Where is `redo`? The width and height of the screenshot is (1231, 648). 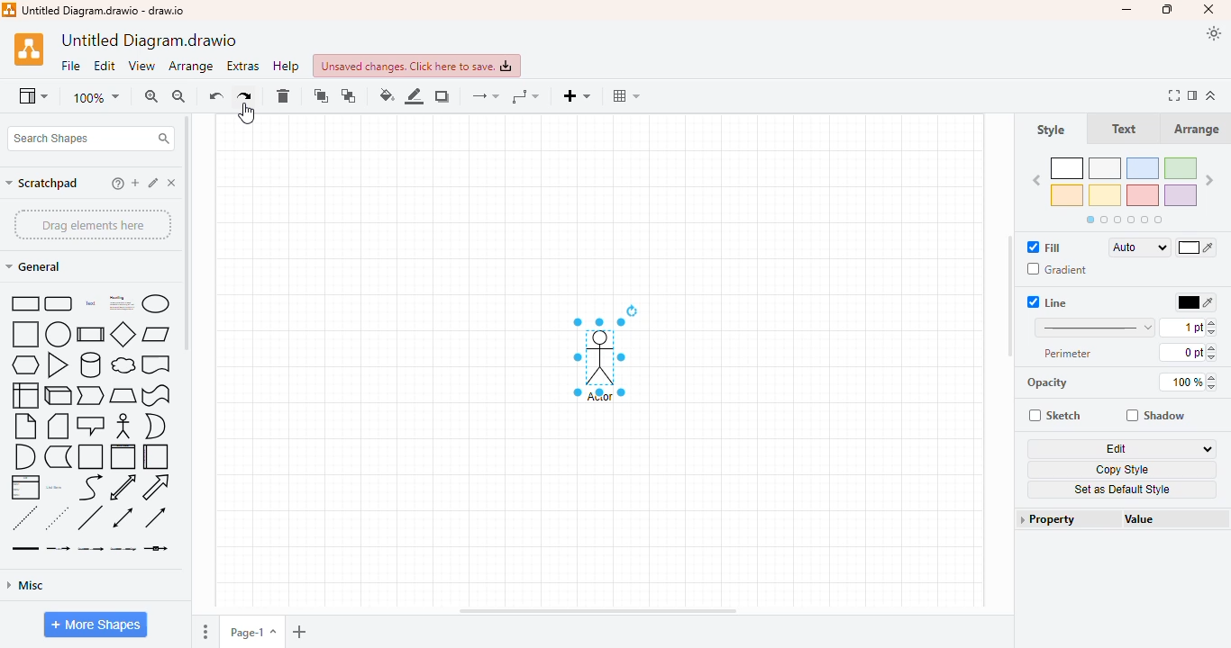 redo is located at coordinates (245, 95).